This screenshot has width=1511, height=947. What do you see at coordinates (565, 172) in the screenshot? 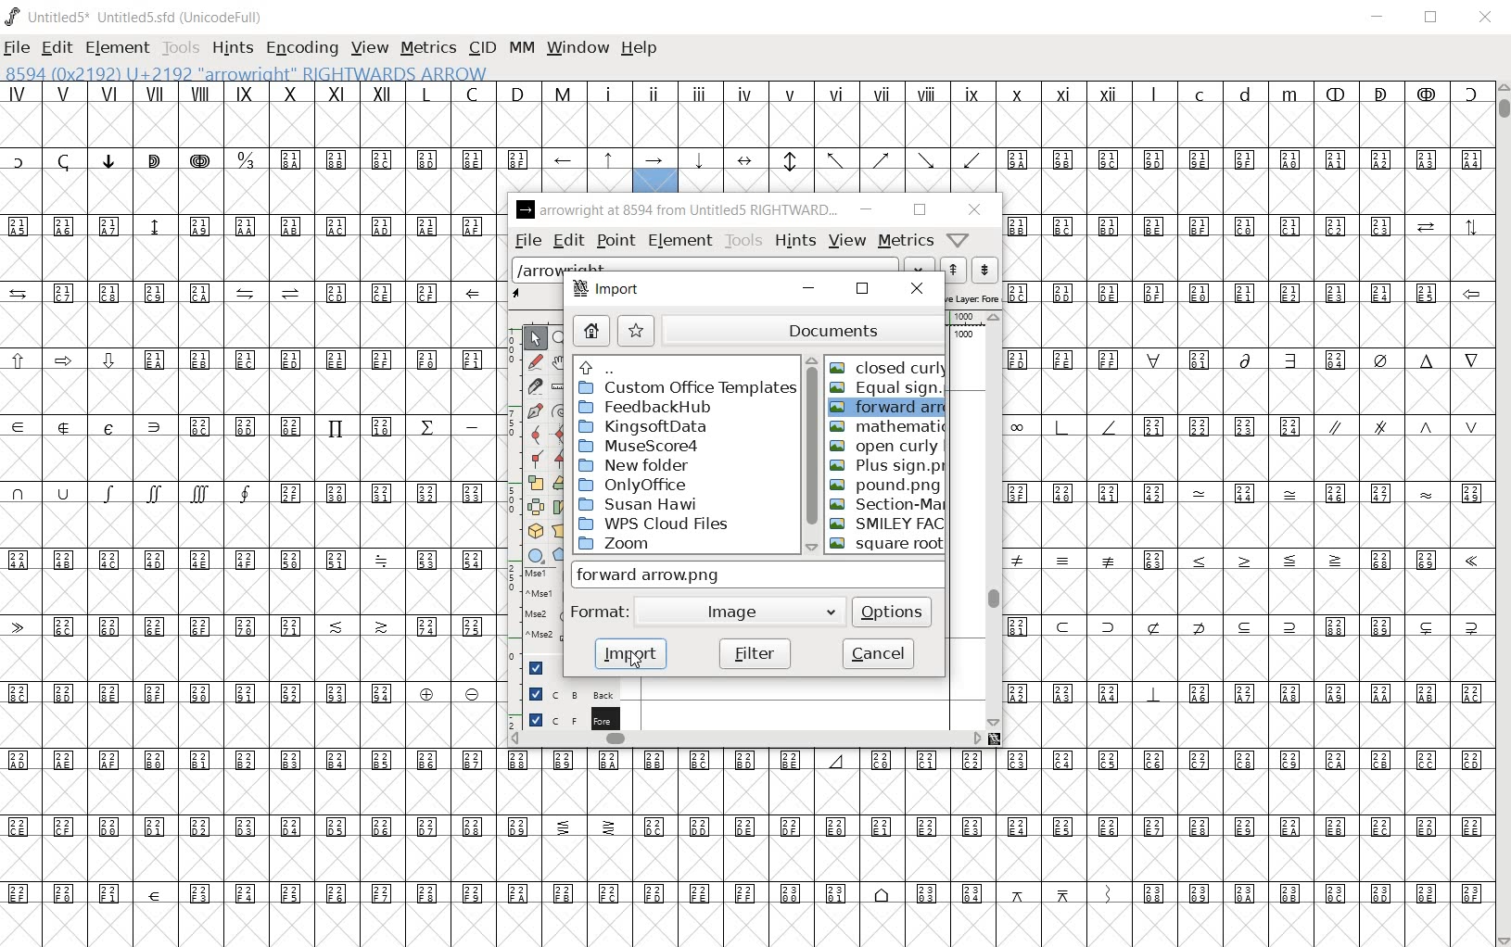
I see `gylph characters` at bounding box center [565, 172].